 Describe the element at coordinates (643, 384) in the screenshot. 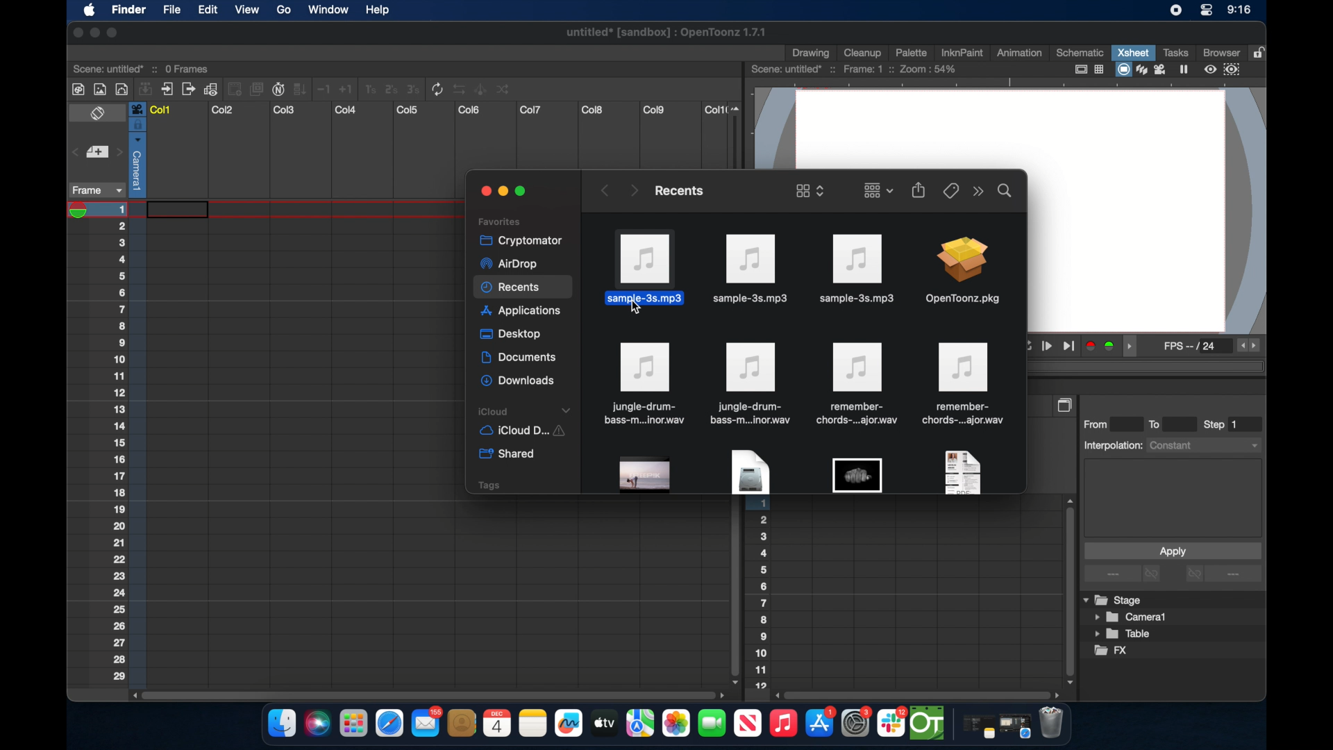

I see `file` at that location.